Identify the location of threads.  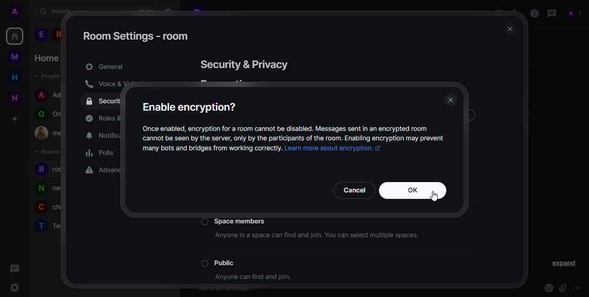
(551, 13).